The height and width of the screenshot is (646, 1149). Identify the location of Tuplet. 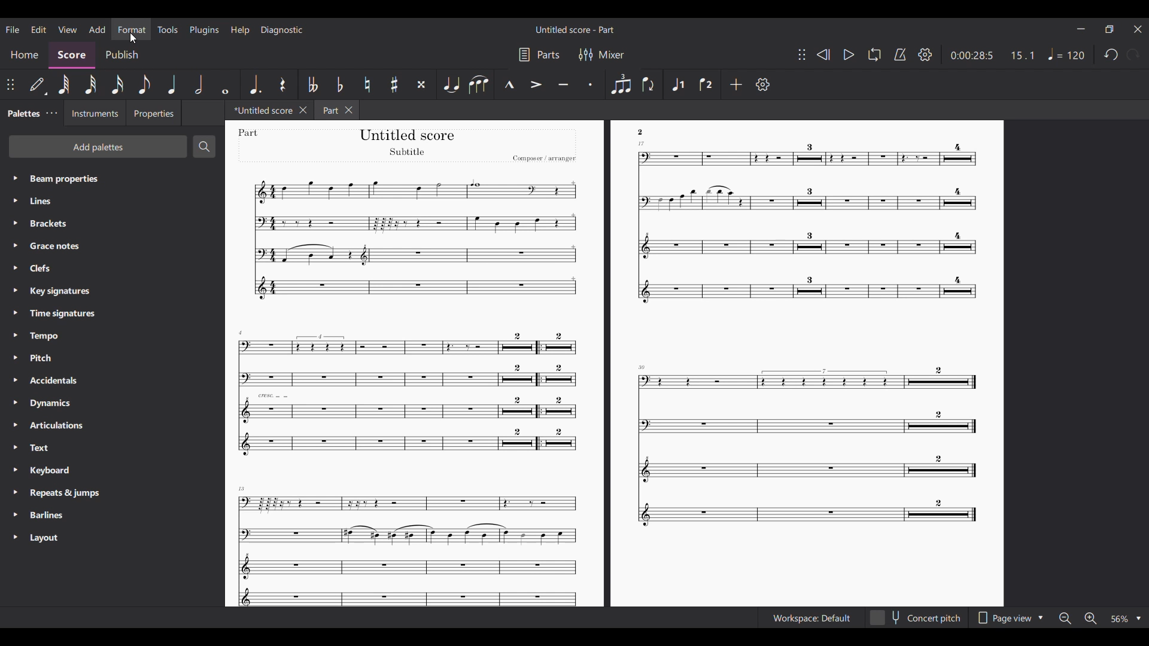
(620, 84).